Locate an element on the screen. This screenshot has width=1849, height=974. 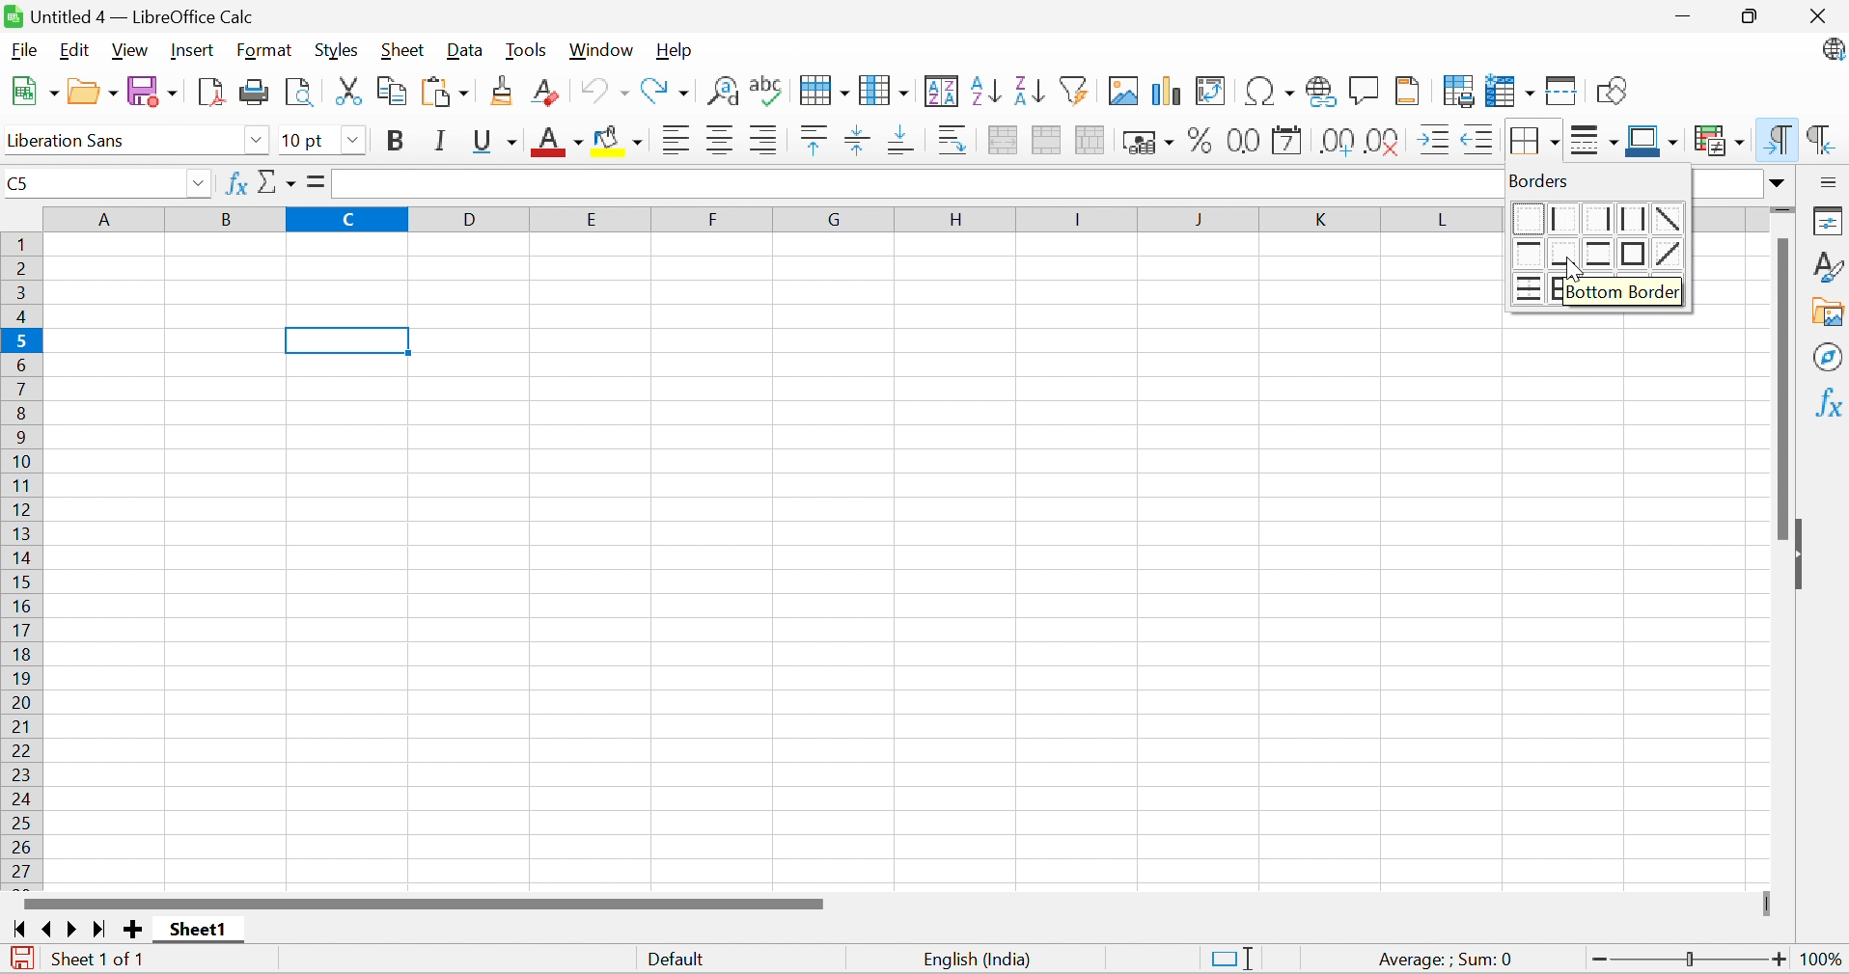
Right border is located at coordinates (1599, 219).